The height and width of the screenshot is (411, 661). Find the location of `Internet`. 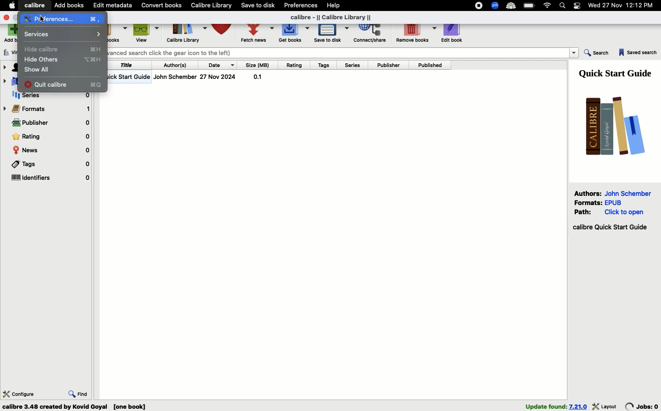

Internet is located at coordinates (548, 6).